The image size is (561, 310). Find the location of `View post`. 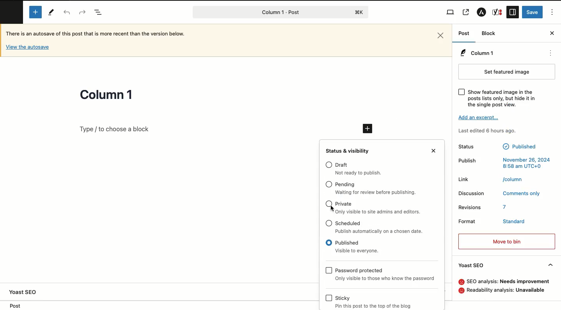

View post is located at coordinates (466, 13).